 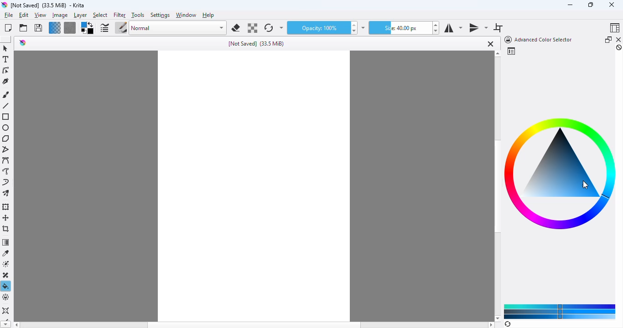 I want to click on title, so click(x=256, y=44).